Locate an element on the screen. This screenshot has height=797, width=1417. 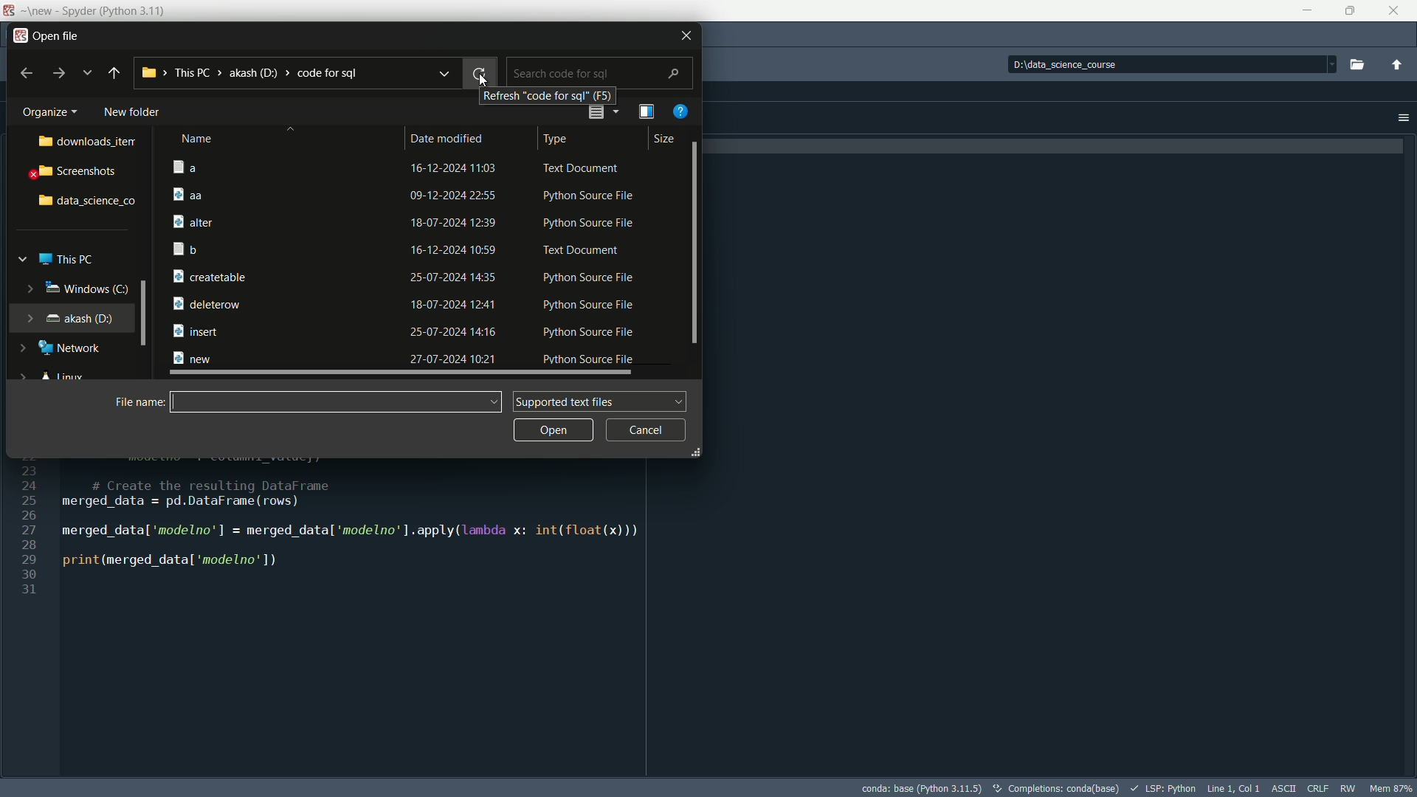
back is located at coordinates (24, 73).